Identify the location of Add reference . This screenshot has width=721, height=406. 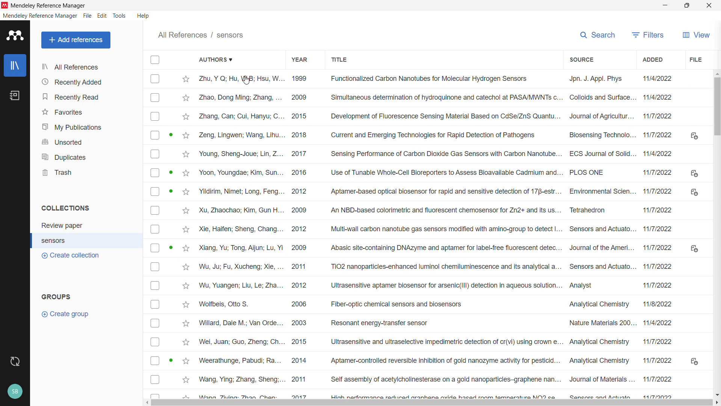
(76, 40).